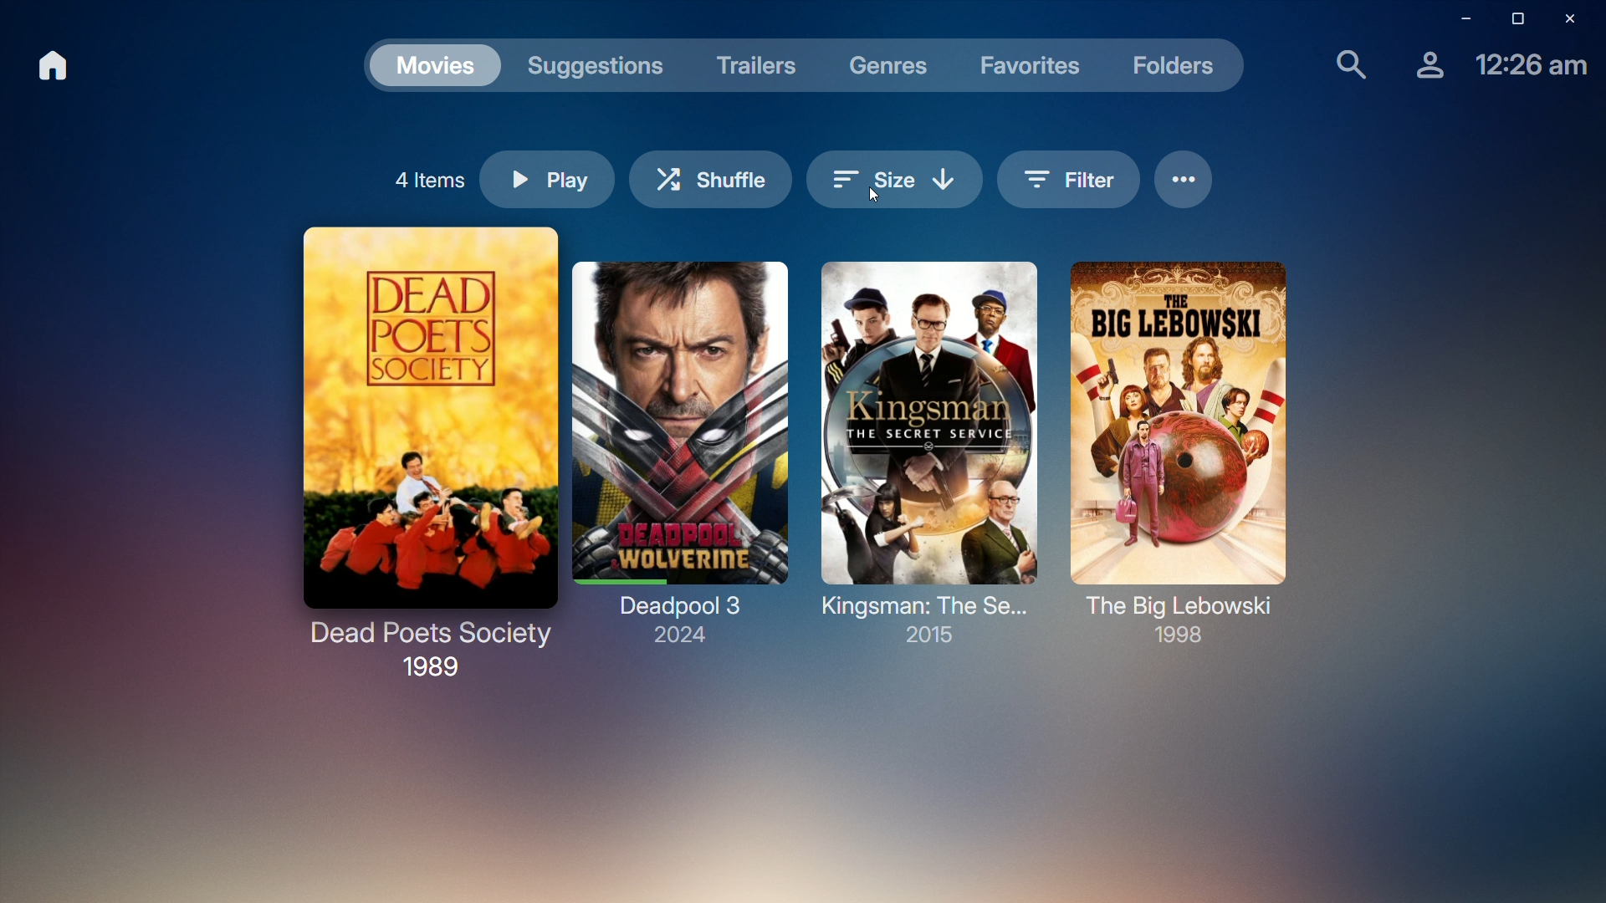  What do you see at coordinates (1342, 67) in the screenshot?
I see `Find` at bounding box center [1342, 67].